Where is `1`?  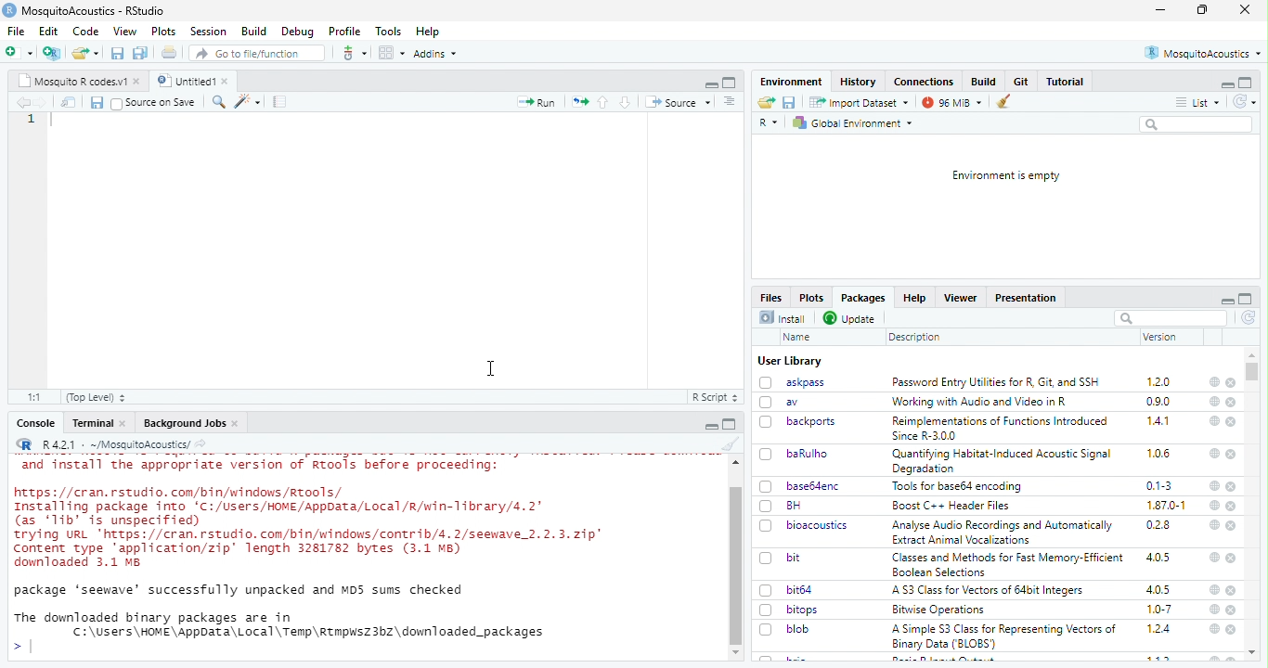 1 is located at coordinates (32, 119).